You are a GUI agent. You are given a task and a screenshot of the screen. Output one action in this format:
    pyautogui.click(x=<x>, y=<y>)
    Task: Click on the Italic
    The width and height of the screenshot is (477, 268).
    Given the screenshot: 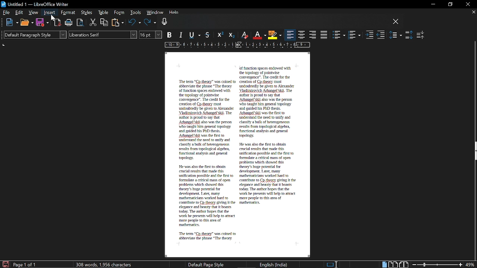 What is the action you would take?
    pyautogui.click(x=181, y=35)
    